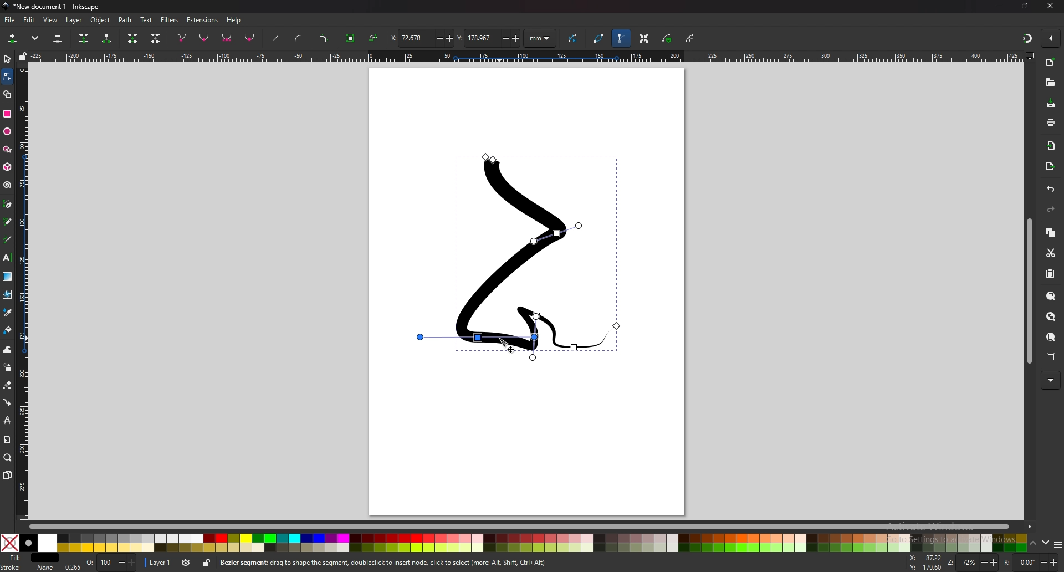  What do you see at coordinates (30, 19) in the screenshot?
I see `edit` at bounding box center [30, 19].